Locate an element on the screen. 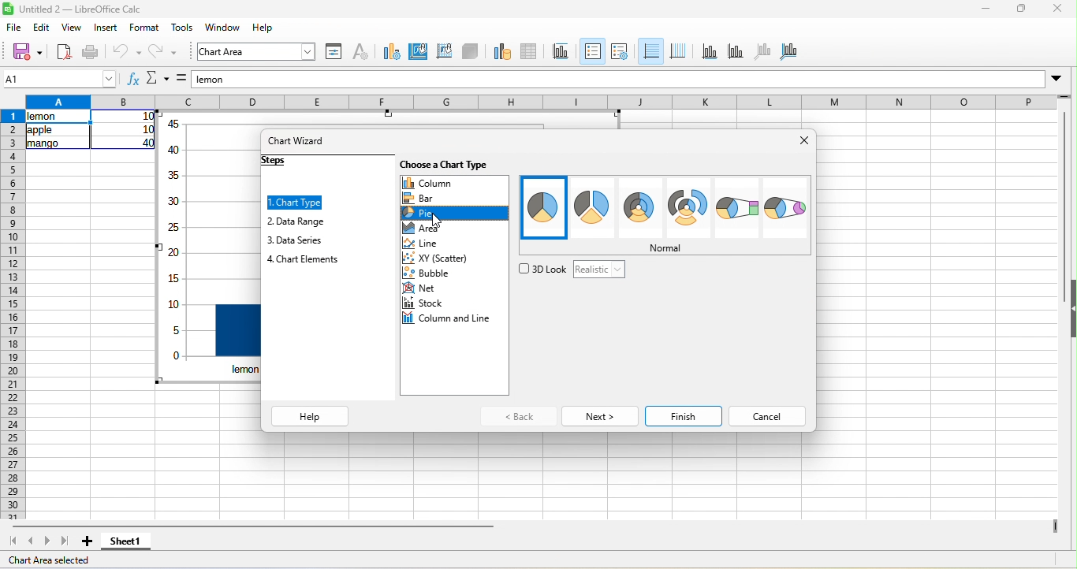 This screenshot has height=569, width=1077. Z axis is located at coordinates (766, 54).